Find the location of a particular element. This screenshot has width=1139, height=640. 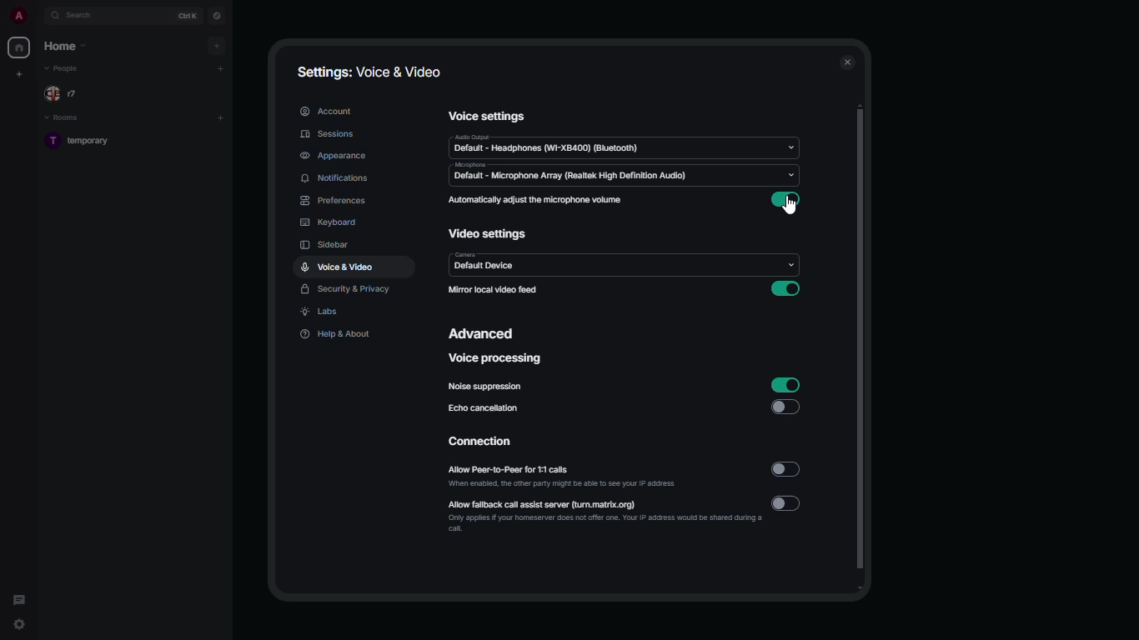

create new space is located at coordinates (20, 73).